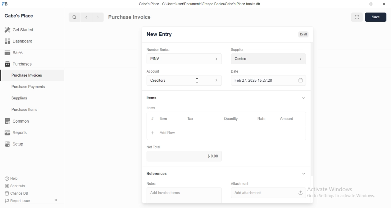  I want to click on Report Issue, so click(18, 201).